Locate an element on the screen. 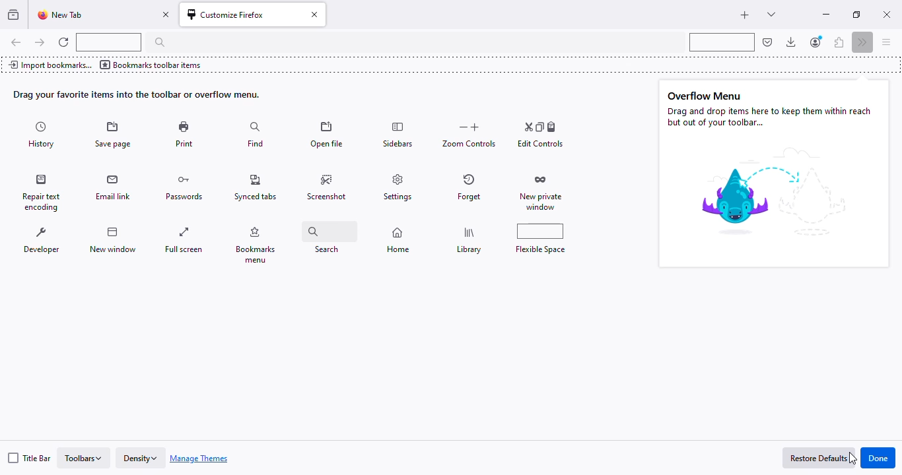 Image resolution: width=902 pixels, height=475 pixels. synced tabs is located at coordinates (256, 187).